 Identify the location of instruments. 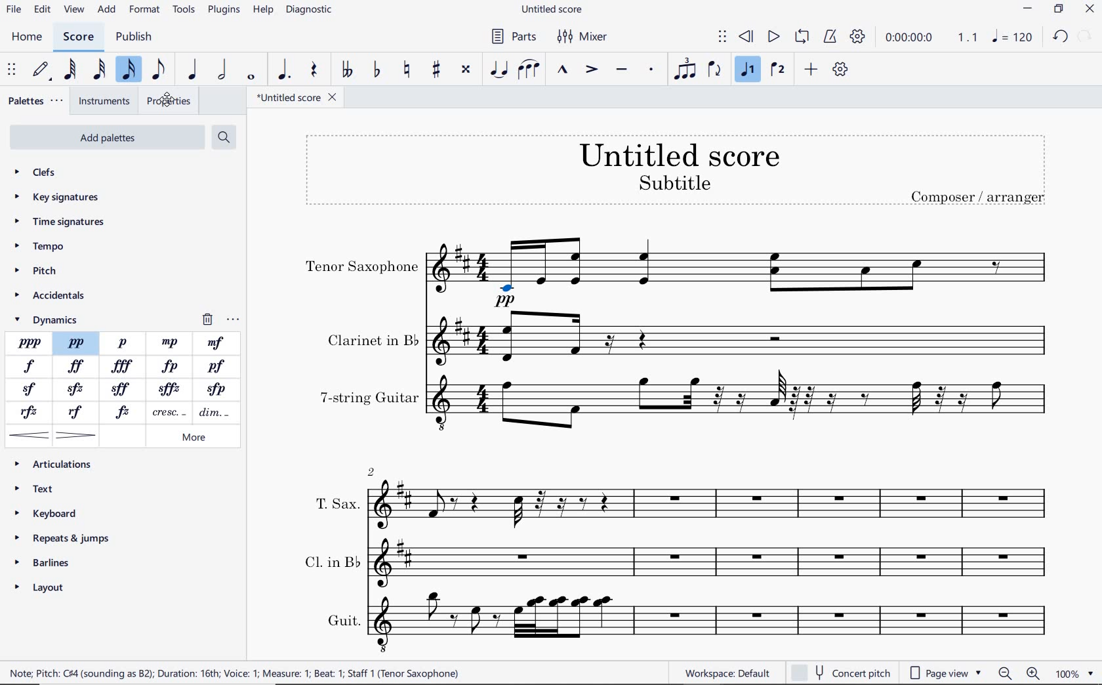
(104, 102).